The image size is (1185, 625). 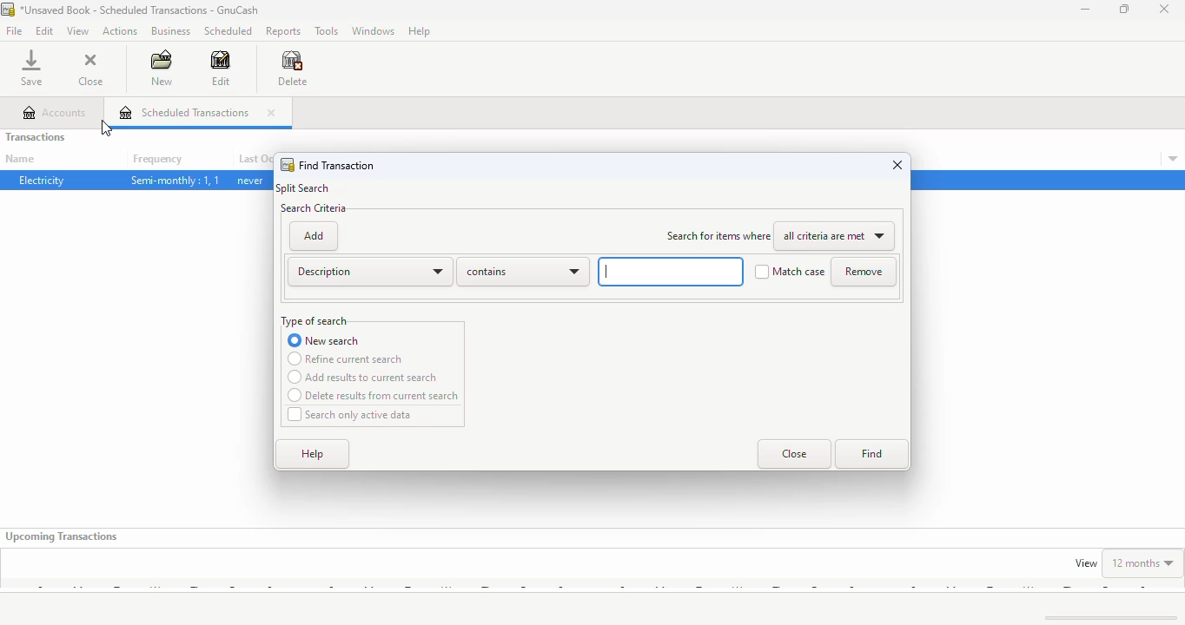 I want to click on remove, so click(x=864, y=272).